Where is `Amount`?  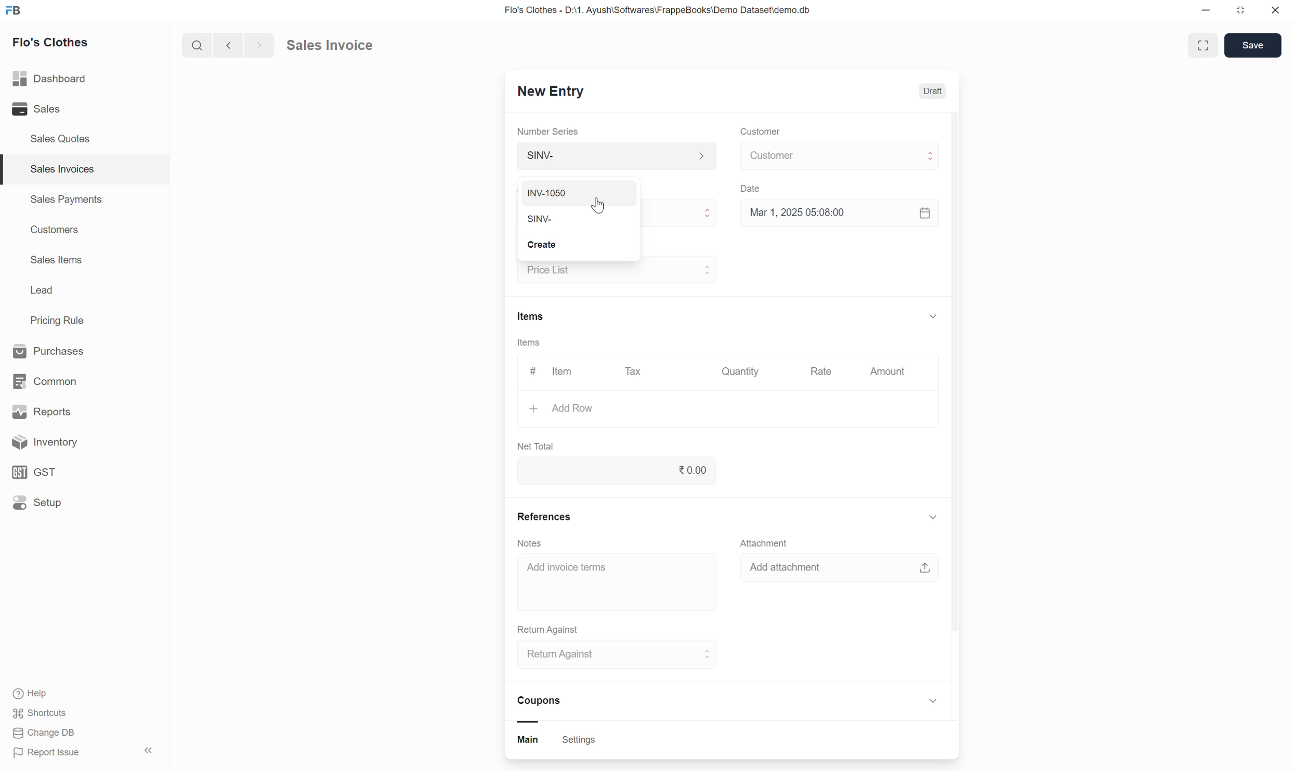 Amount is located at coordinates (887, 372).